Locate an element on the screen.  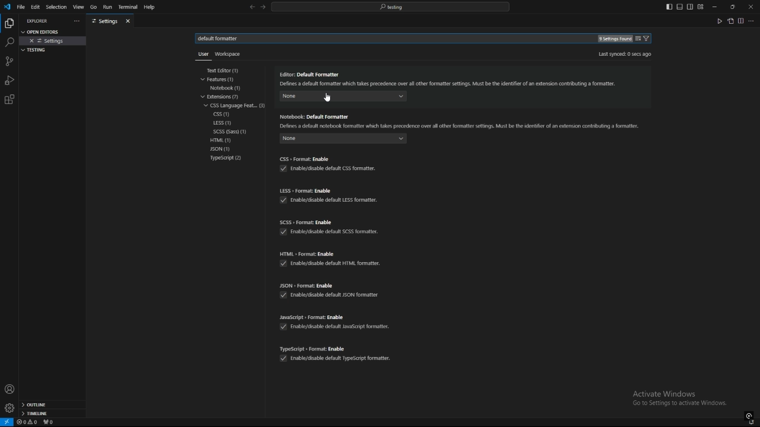
help is located at coordinates (153, 7).